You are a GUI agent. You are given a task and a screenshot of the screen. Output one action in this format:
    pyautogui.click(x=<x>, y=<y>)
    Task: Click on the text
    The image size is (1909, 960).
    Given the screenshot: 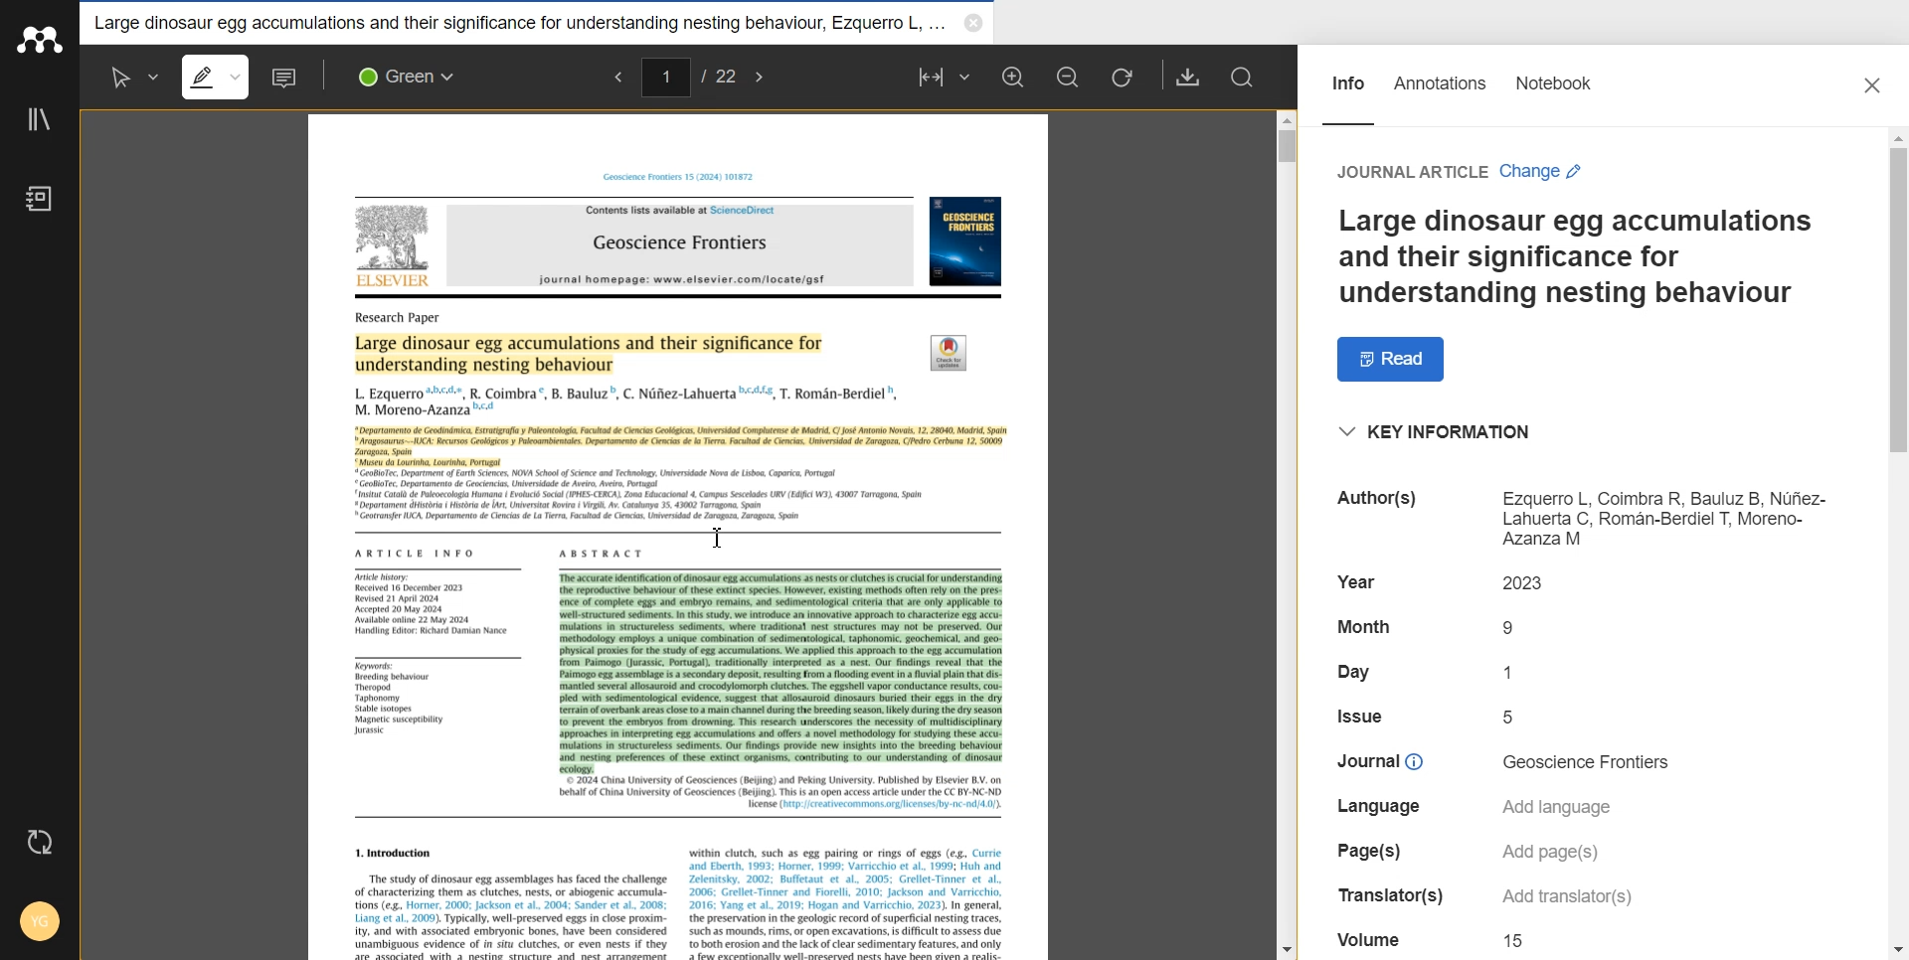 What is the action you would take?
    pyautogui.click(x=1563, y=806)
    